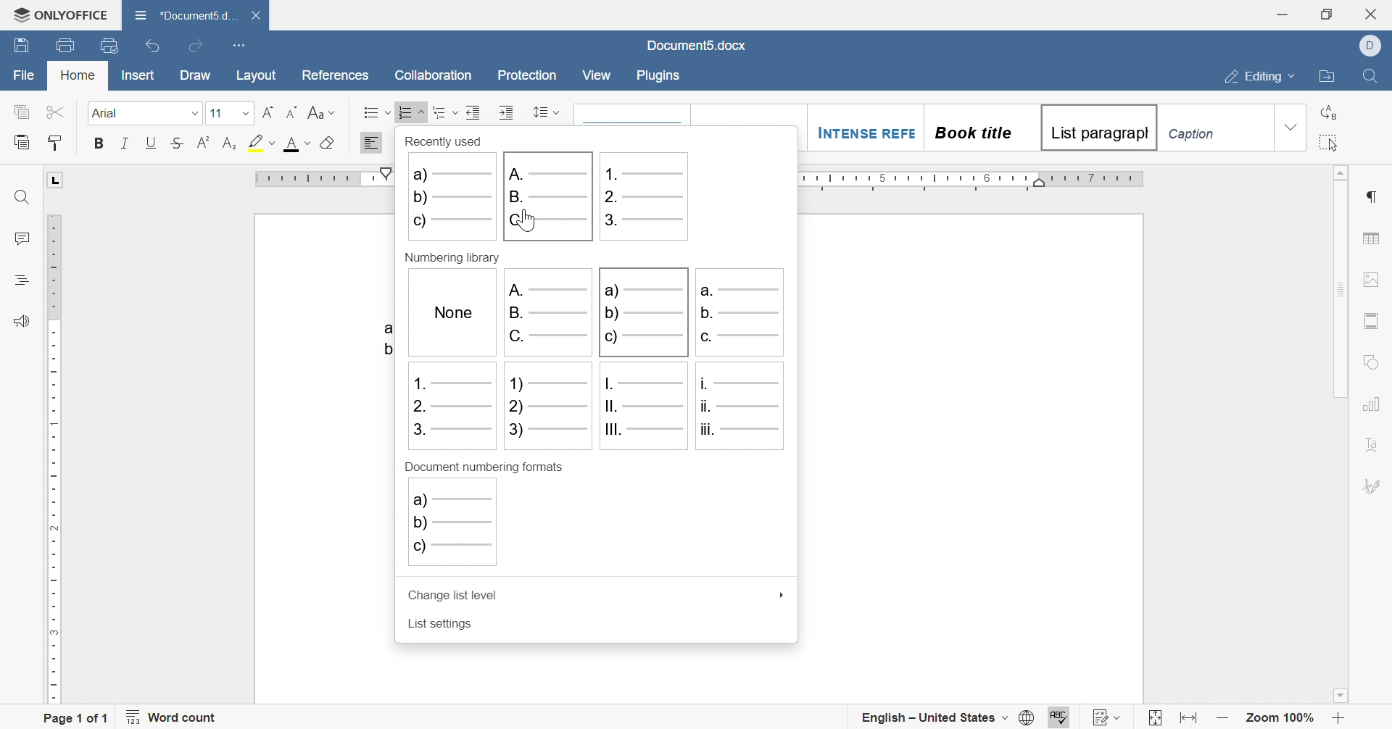  What do you see at coordinates (464, 528) in the screenshot?
I see `number alignment` at bounding box center [464, 528].